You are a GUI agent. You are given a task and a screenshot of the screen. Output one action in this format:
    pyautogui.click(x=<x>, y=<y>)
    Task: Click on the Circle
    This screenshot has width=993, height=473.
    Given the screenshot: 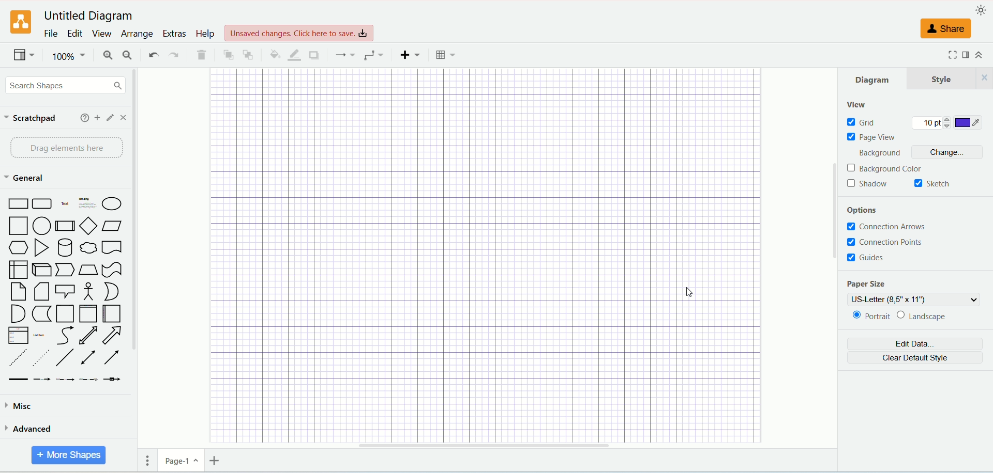 What is the action you would take?
    pyautogui.click(x=41, y=226)
    